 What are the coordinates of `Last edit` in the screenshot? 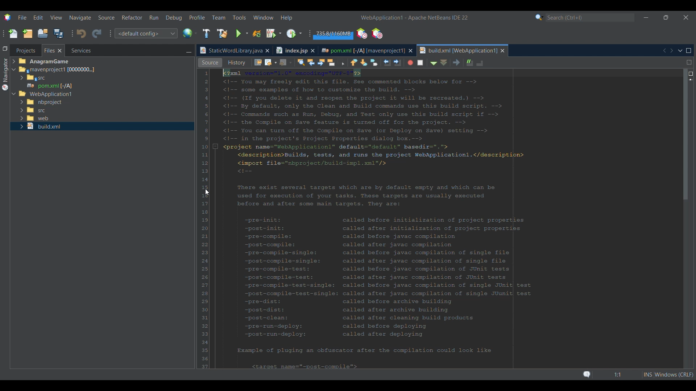 It's located at (323, 62).